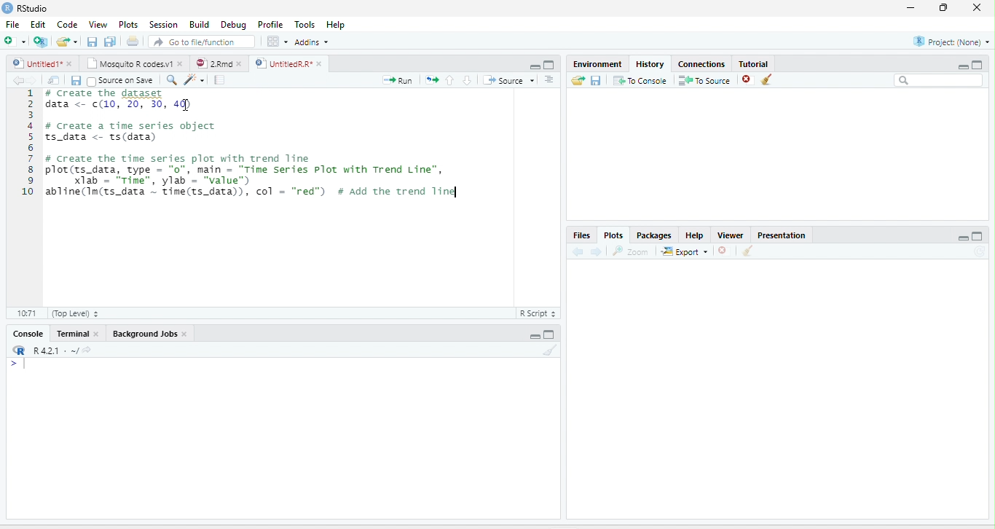 The image size is (995, 529). Describe the element at coordinates (143, 334) in the screenshot. I see `Background Jobs` at that location.